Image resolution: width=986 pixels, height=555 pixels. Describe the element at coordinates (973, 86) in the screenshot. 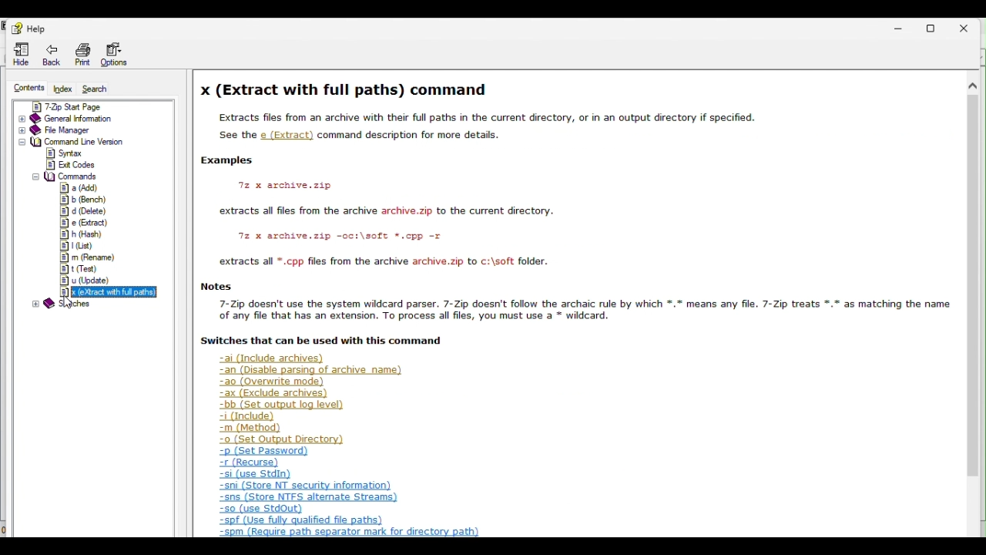

I see `move up` at that location.